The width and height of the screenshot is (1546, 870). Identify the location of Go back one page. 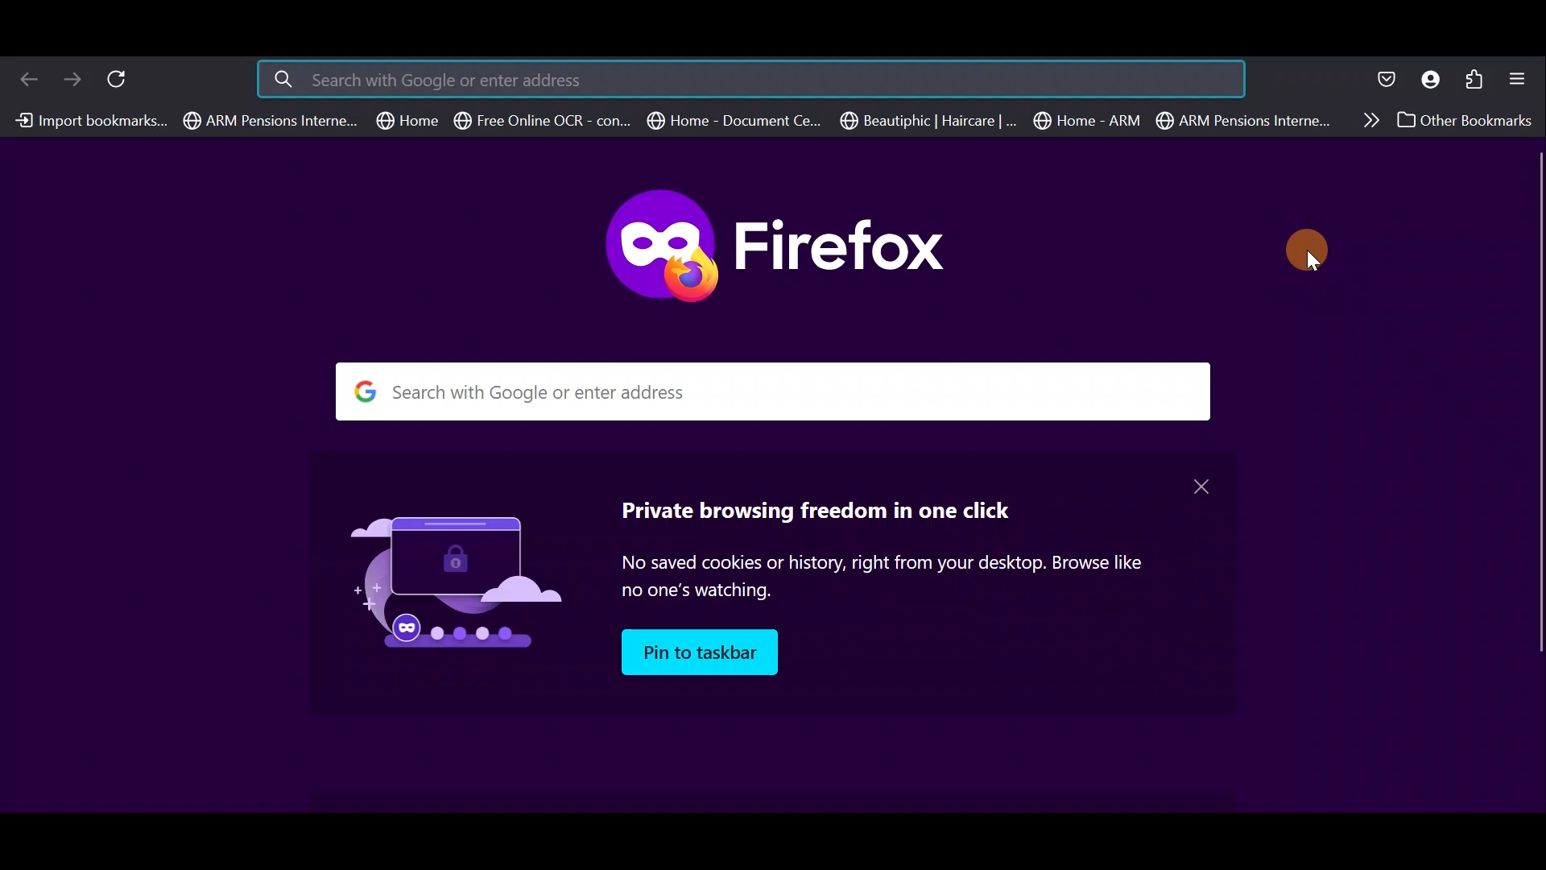
(24, 77).